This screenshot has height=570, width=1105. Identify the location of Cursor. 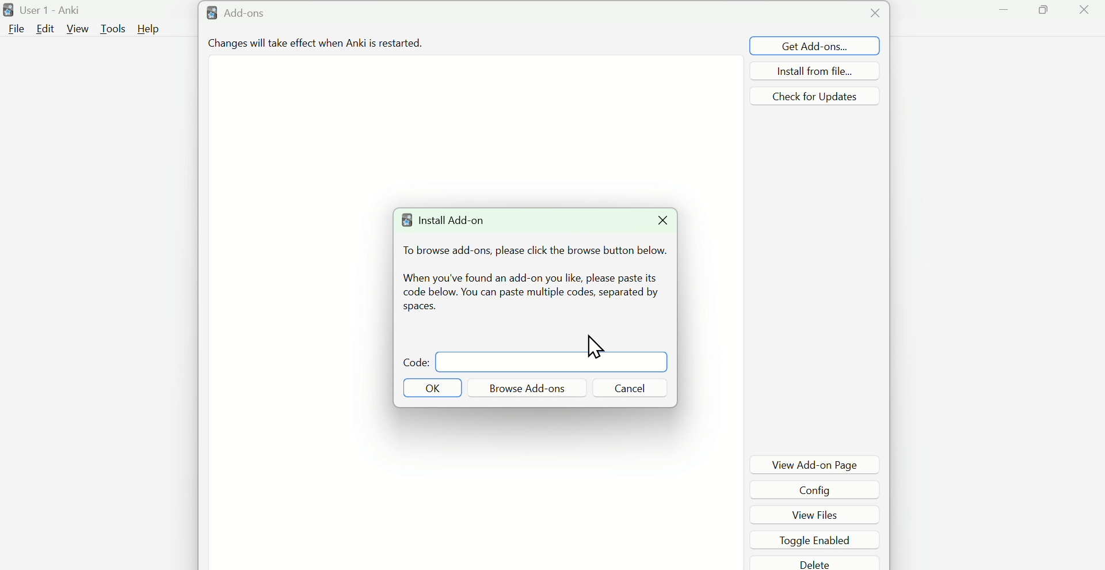
(782, 70).